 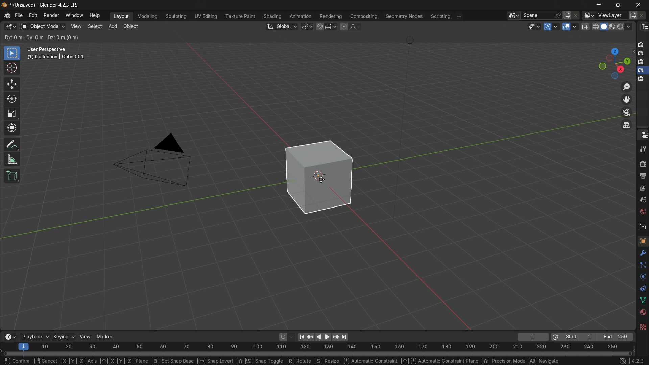 I want to click on object mode, so click(x=43, y=26).